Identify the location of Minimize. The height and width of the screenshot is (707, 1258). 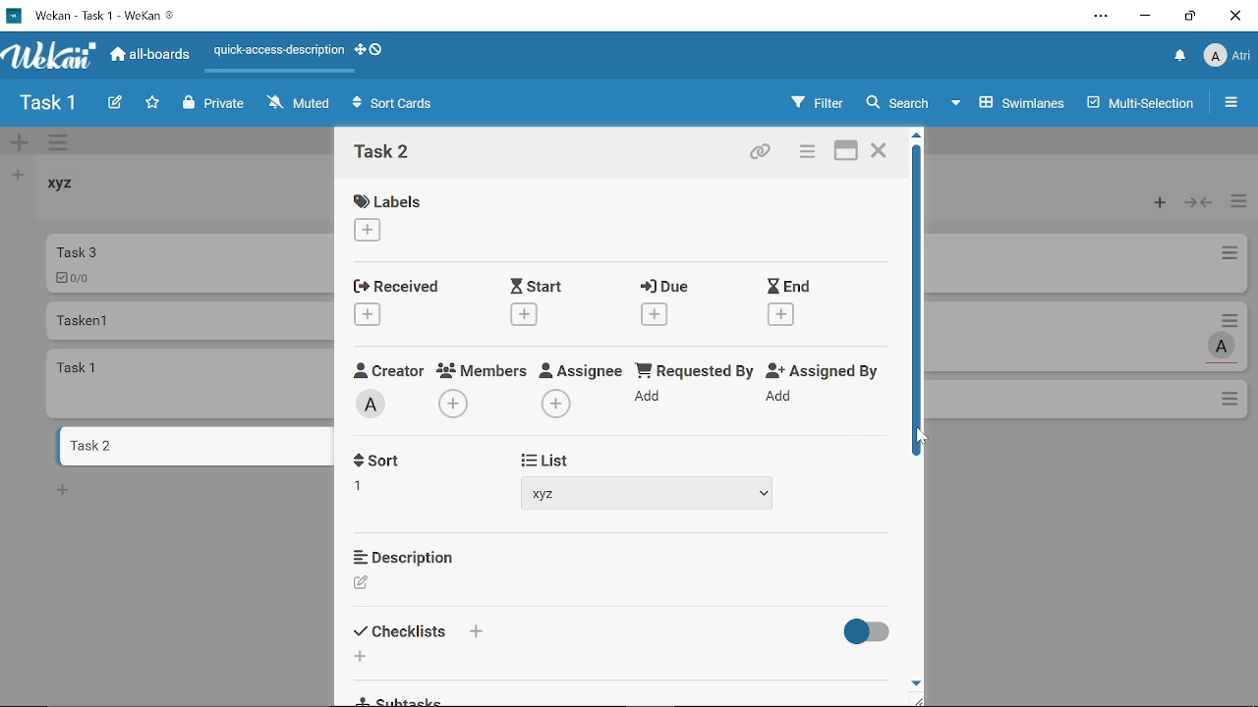
(1146, 19).